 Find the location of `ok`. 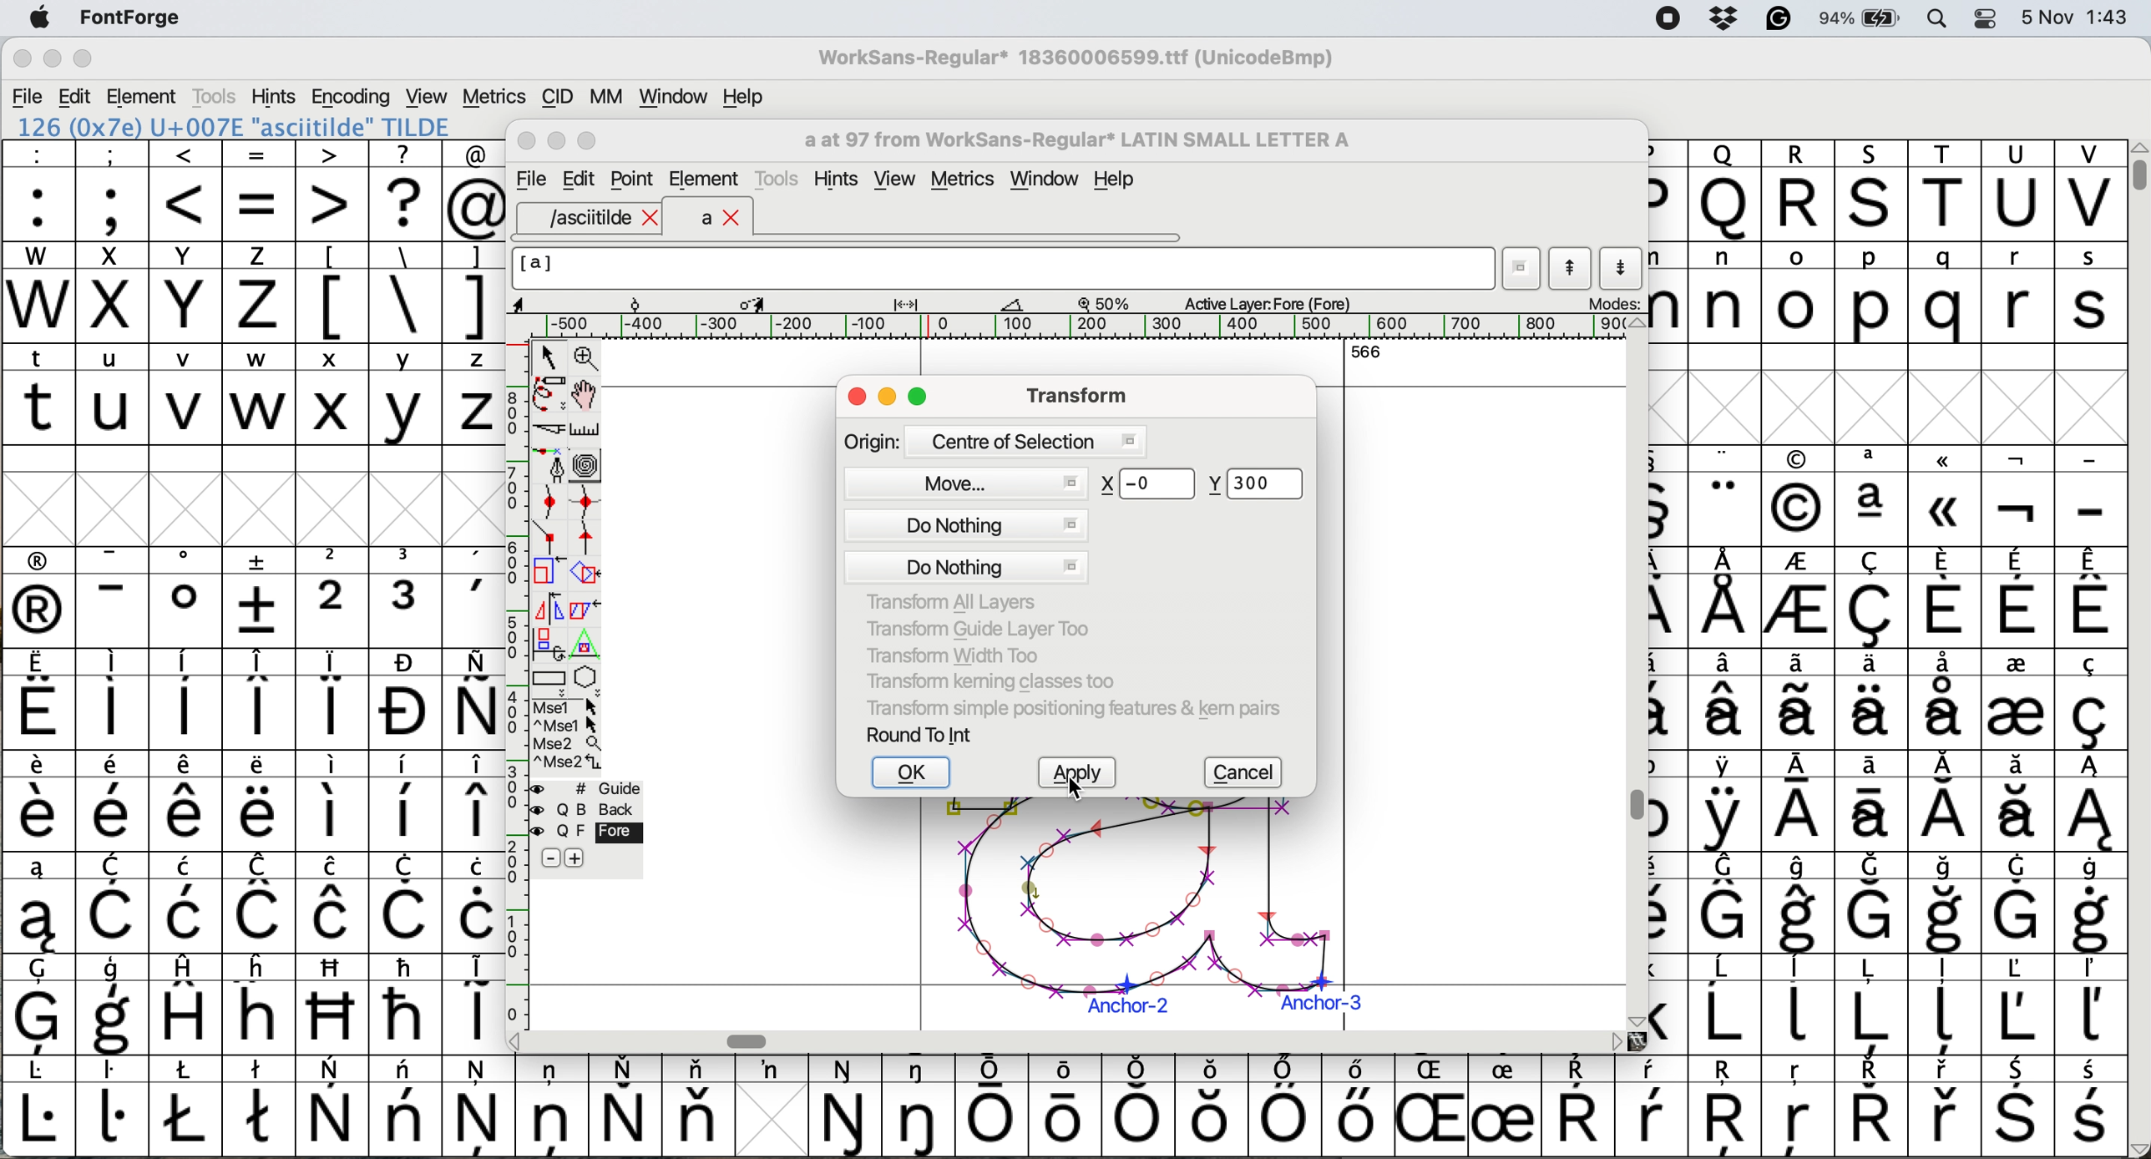

ok is located at coordinates (914, 773).